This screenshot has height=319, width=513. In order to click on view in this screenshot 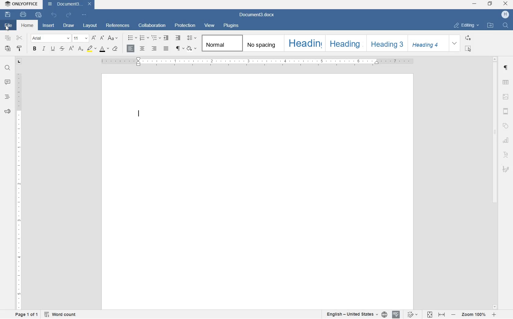, I will do `click(210, 26)`.